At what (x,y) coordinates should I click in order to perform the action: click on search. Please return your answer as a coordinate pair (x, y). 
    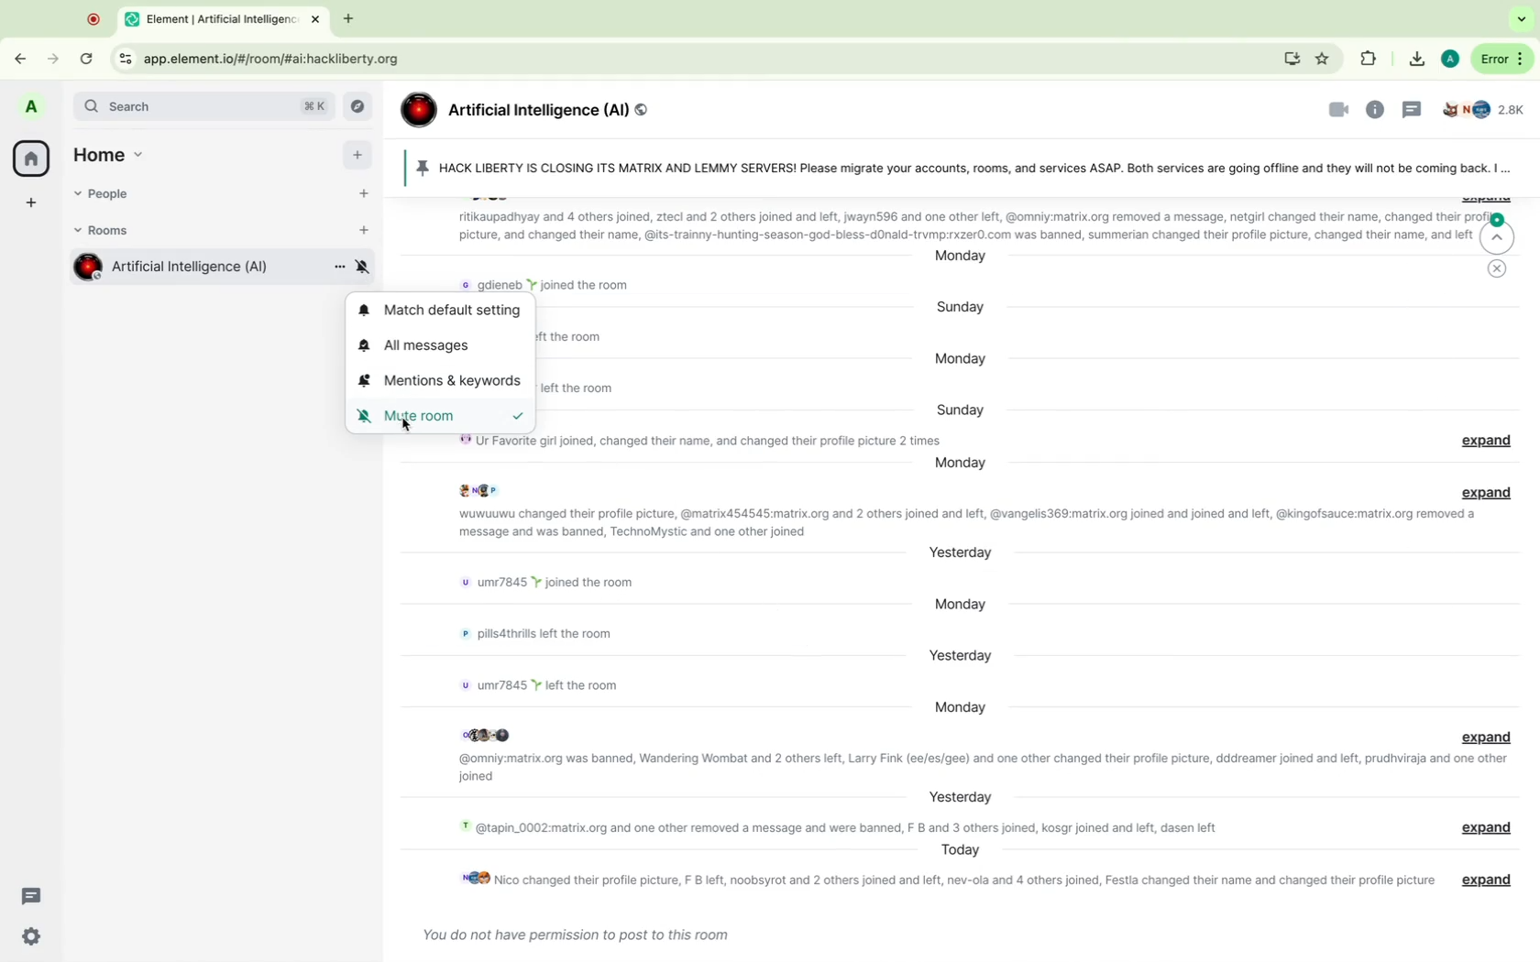
    Looking at the image, I should click on (205, 108).